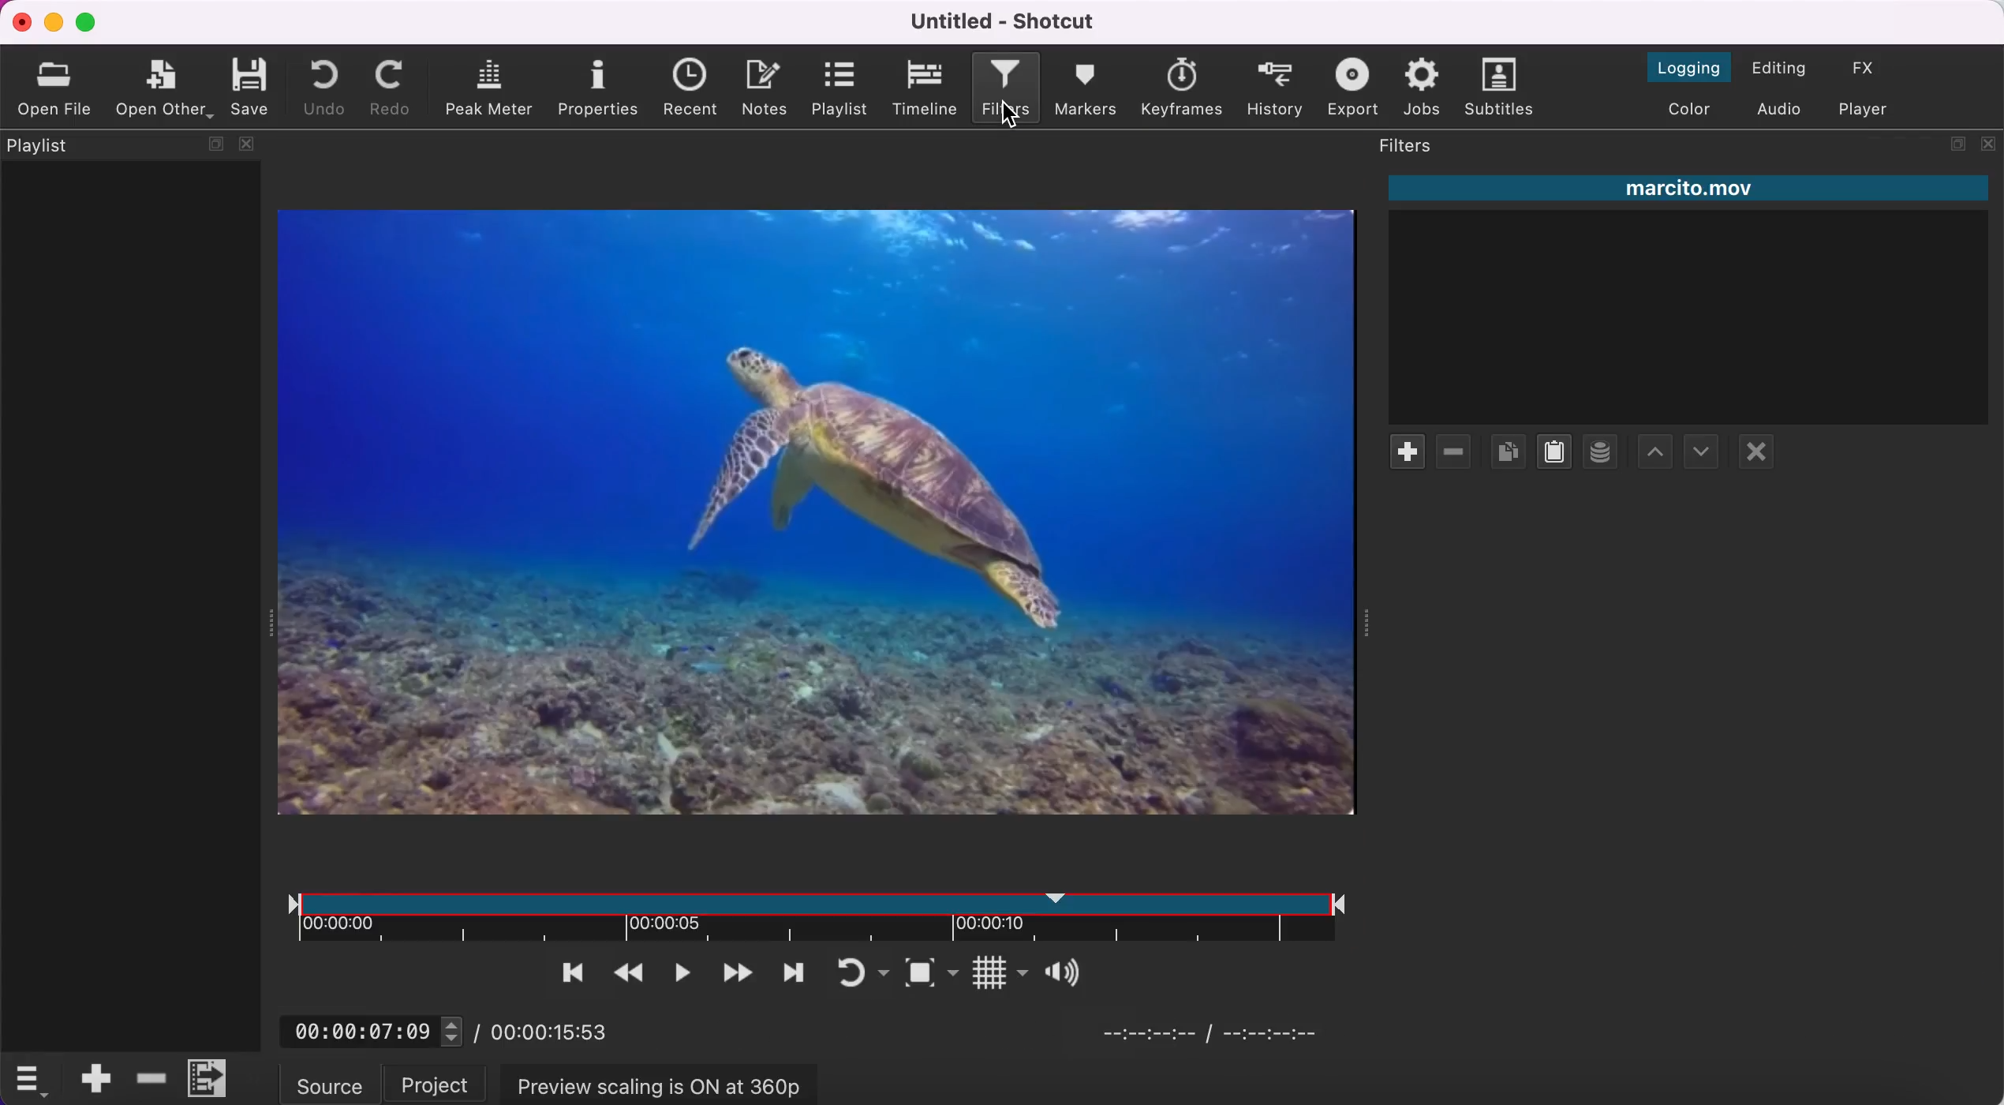 The height and width of the screenshot is (1105, 2004). What do you see at coordinates (51, 87) in the screenshot?
I see `open file` at bounding box center [51, 87].